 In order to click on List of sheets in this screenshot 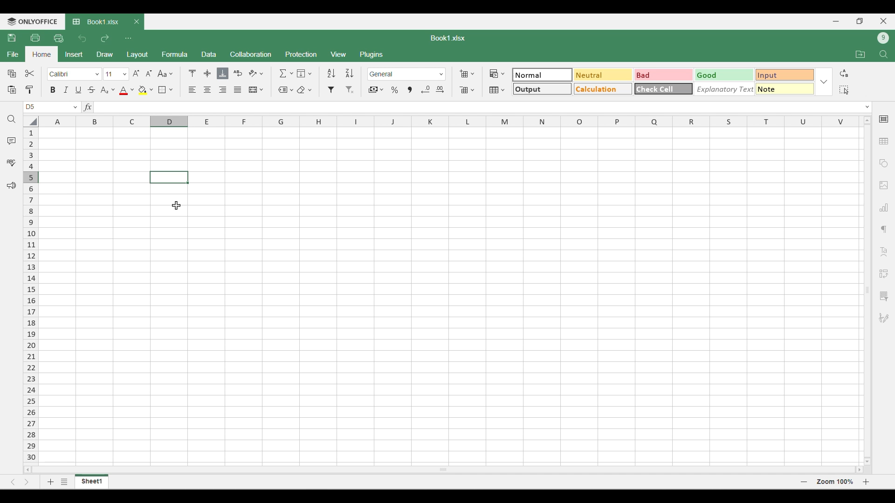, I will do `click(64, 482)`.